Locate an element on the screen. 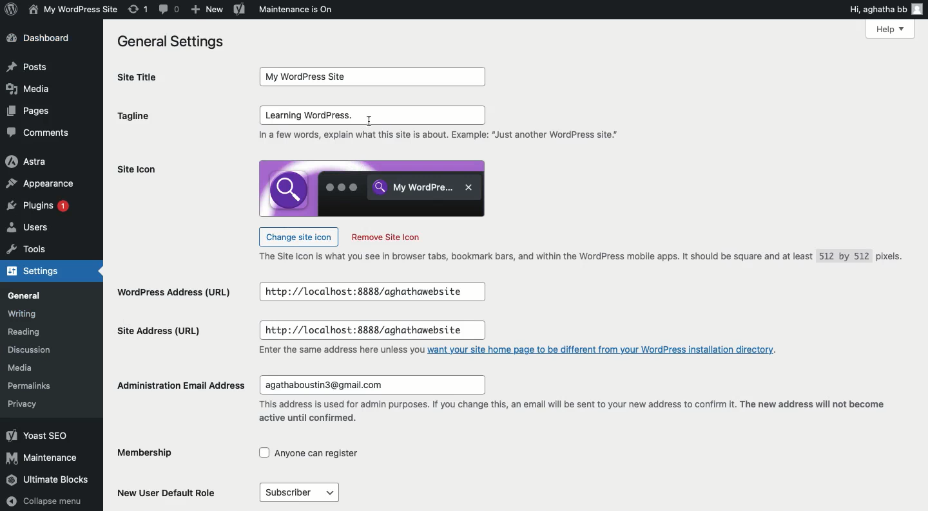 The width and height of the screenshot is (928, 511). New user default role is located at coordinates (227, 492).